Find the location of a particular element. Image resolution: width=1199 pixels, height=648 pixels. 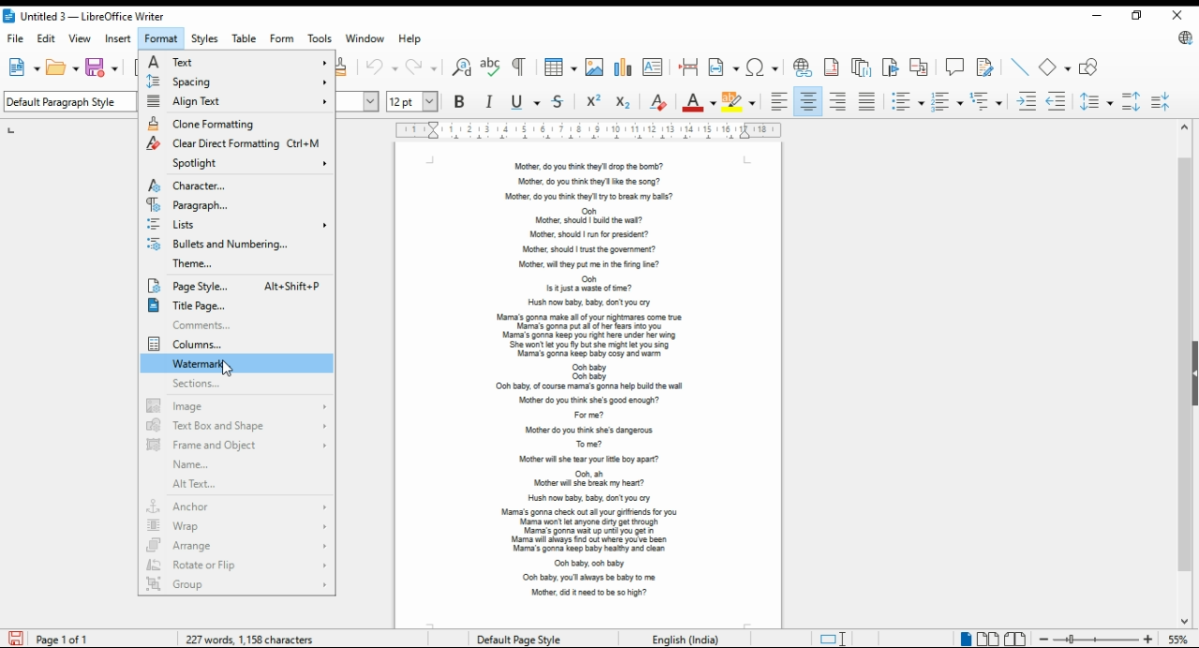

check spelling is located at coordinates (494, 67).